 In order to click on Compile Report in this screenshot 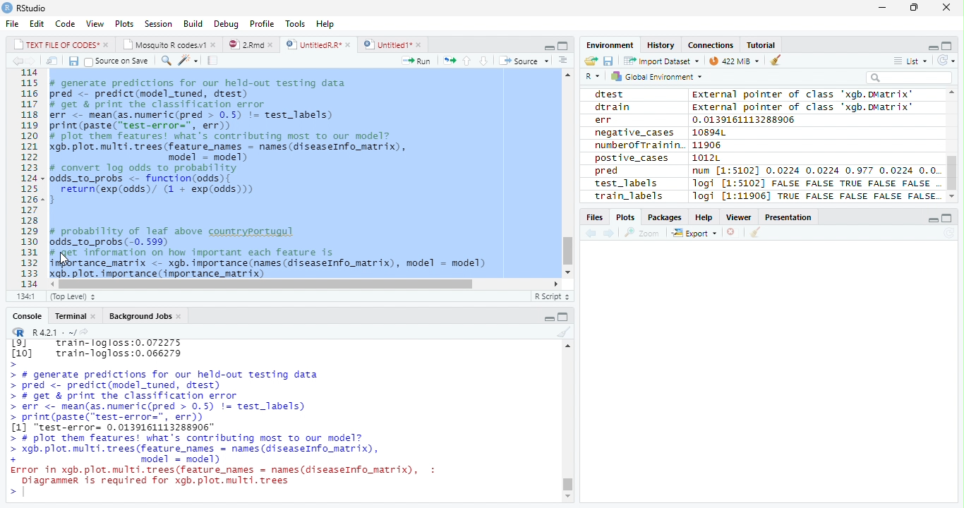, I will do `click(212, 60)`.